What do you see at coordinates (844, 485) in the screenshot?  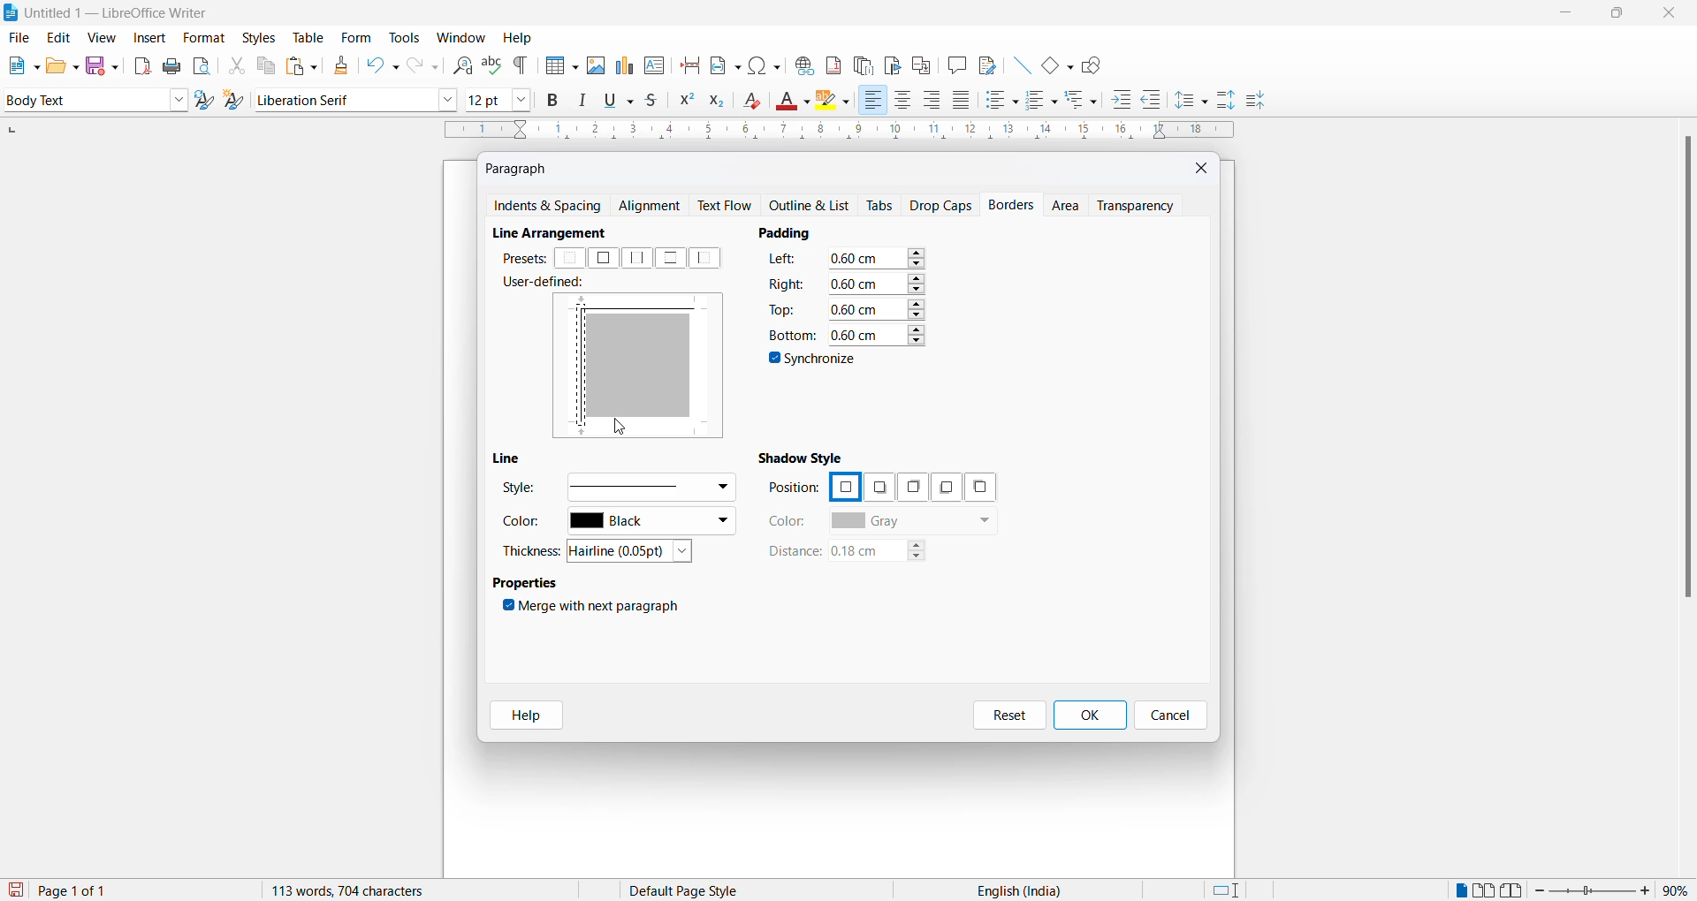 I see `position options` at bounding box center [844, 485].